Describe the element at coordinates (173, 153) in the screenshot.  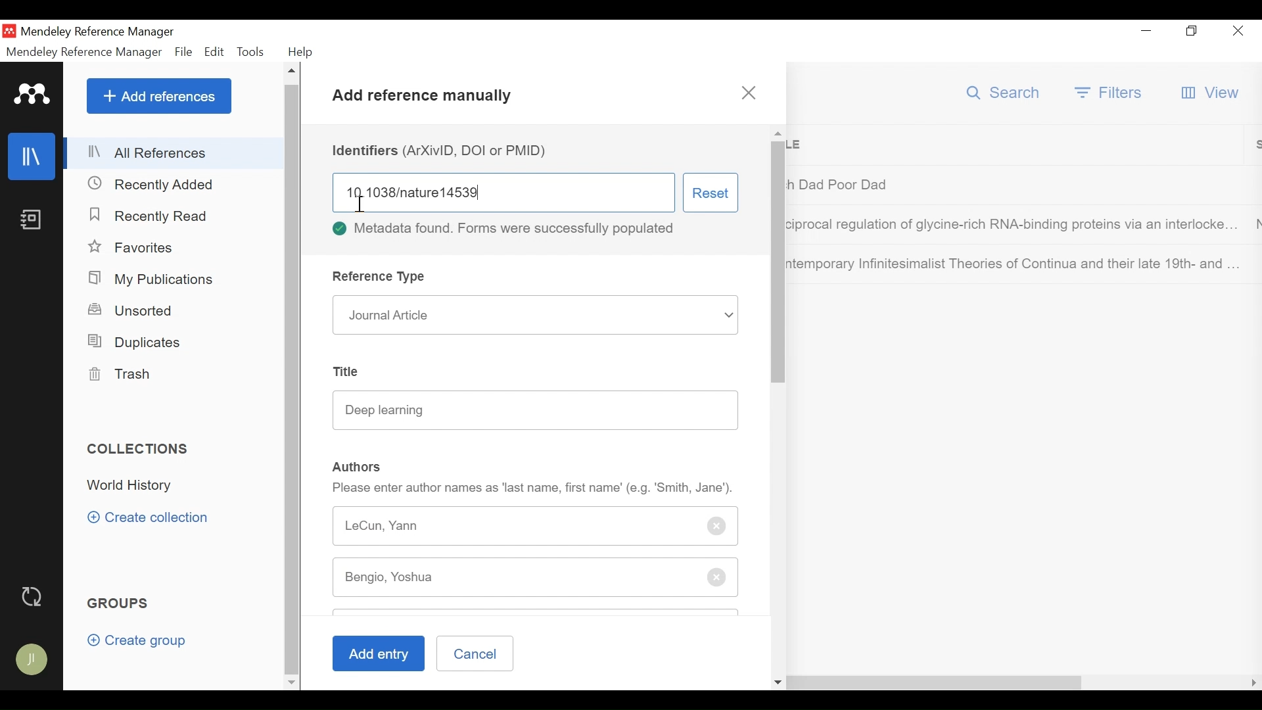
I see `All References` at that location.